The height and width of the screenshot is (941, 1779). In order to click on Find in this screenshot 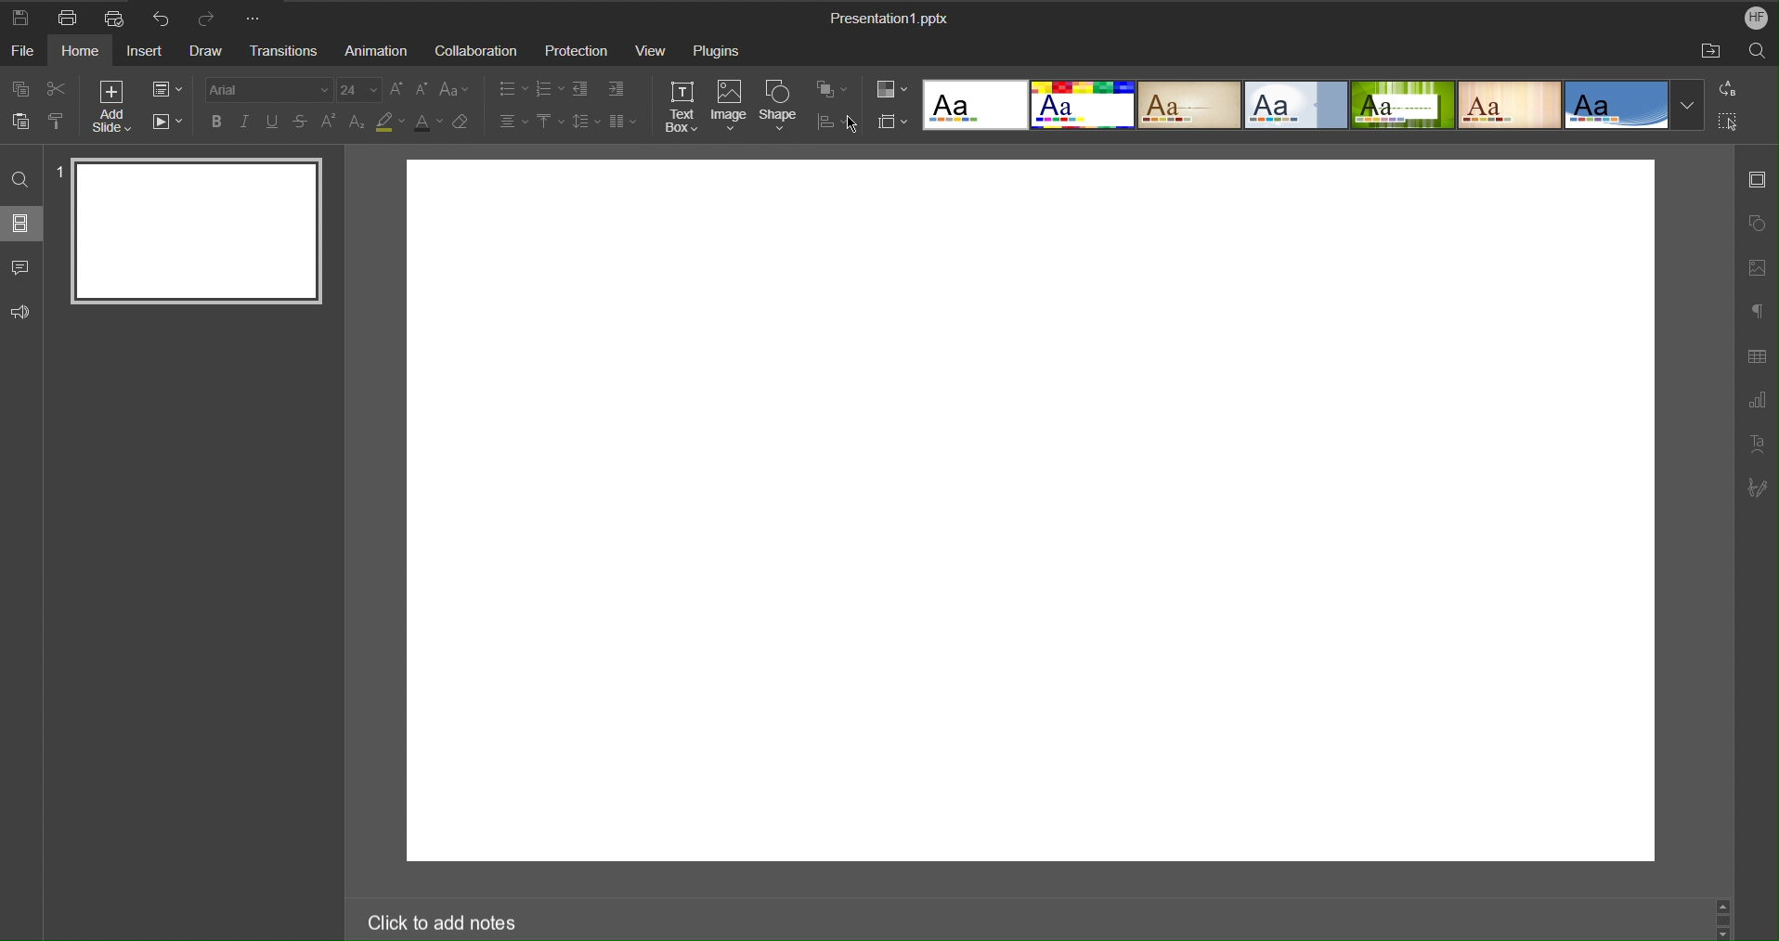, I will do `click(23, 177)`.